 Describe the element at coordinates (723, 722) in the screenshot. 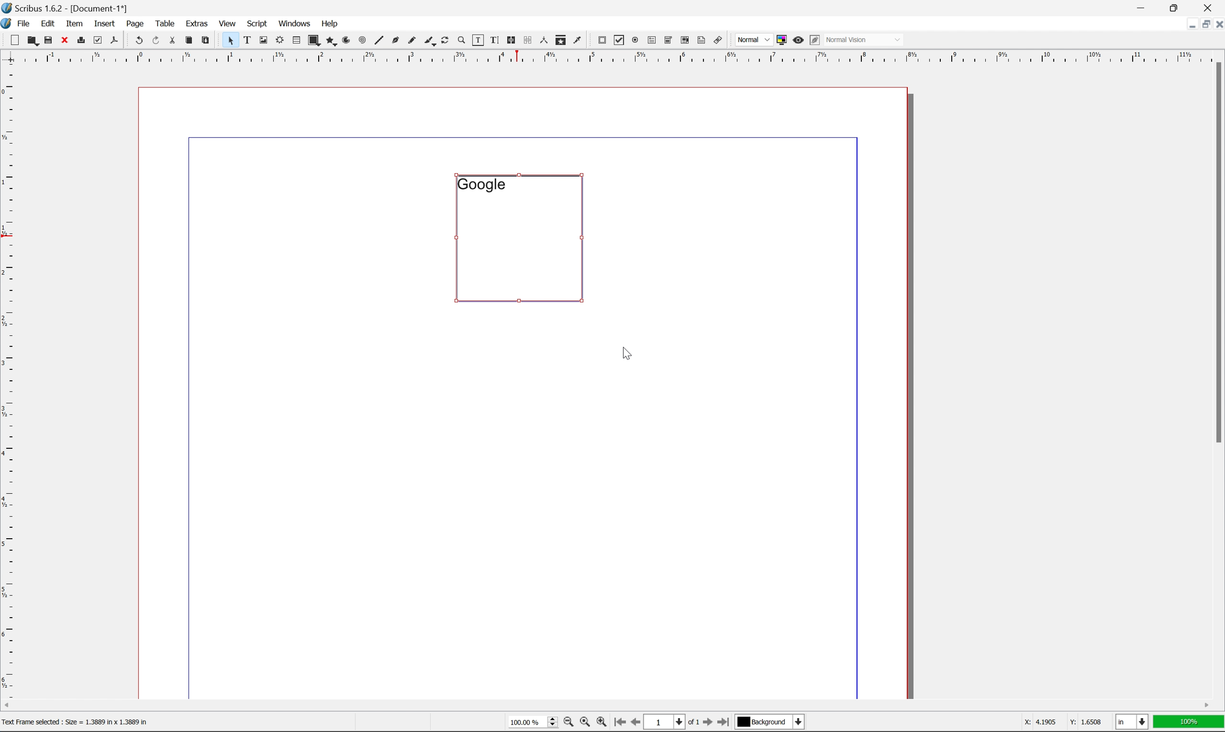

I see `go to last page` at that location.